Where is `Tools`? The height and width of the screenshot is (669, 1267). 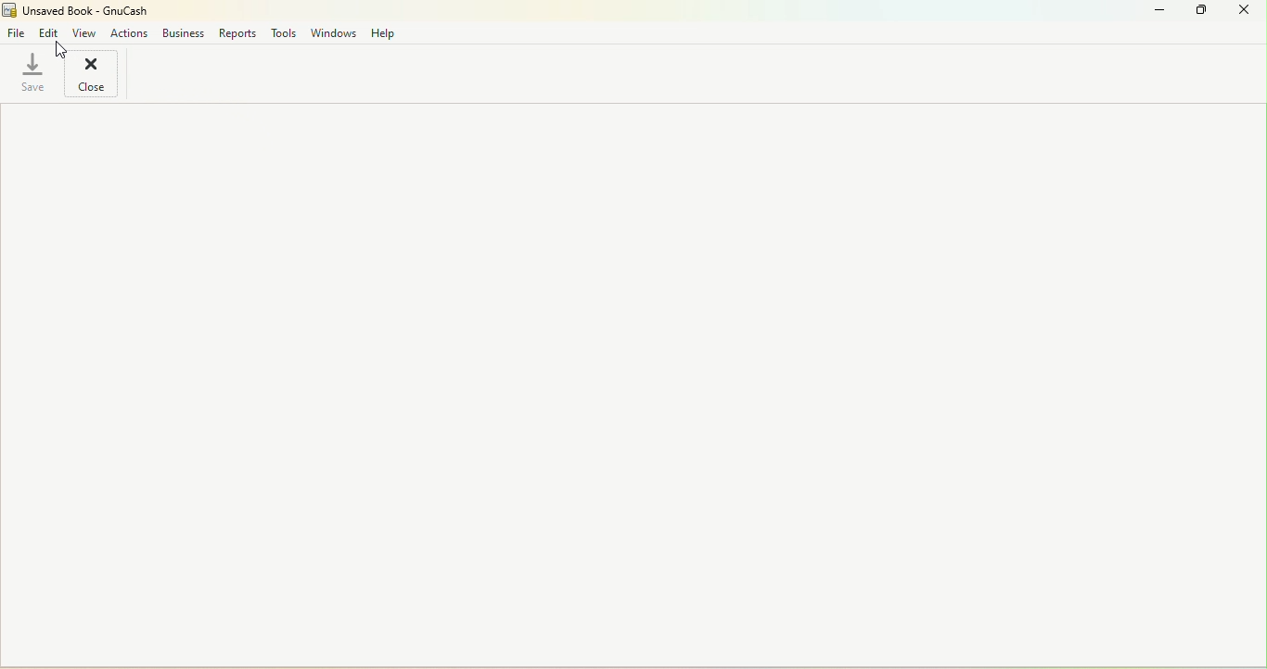
Tools is located at coordinates (285, 33).